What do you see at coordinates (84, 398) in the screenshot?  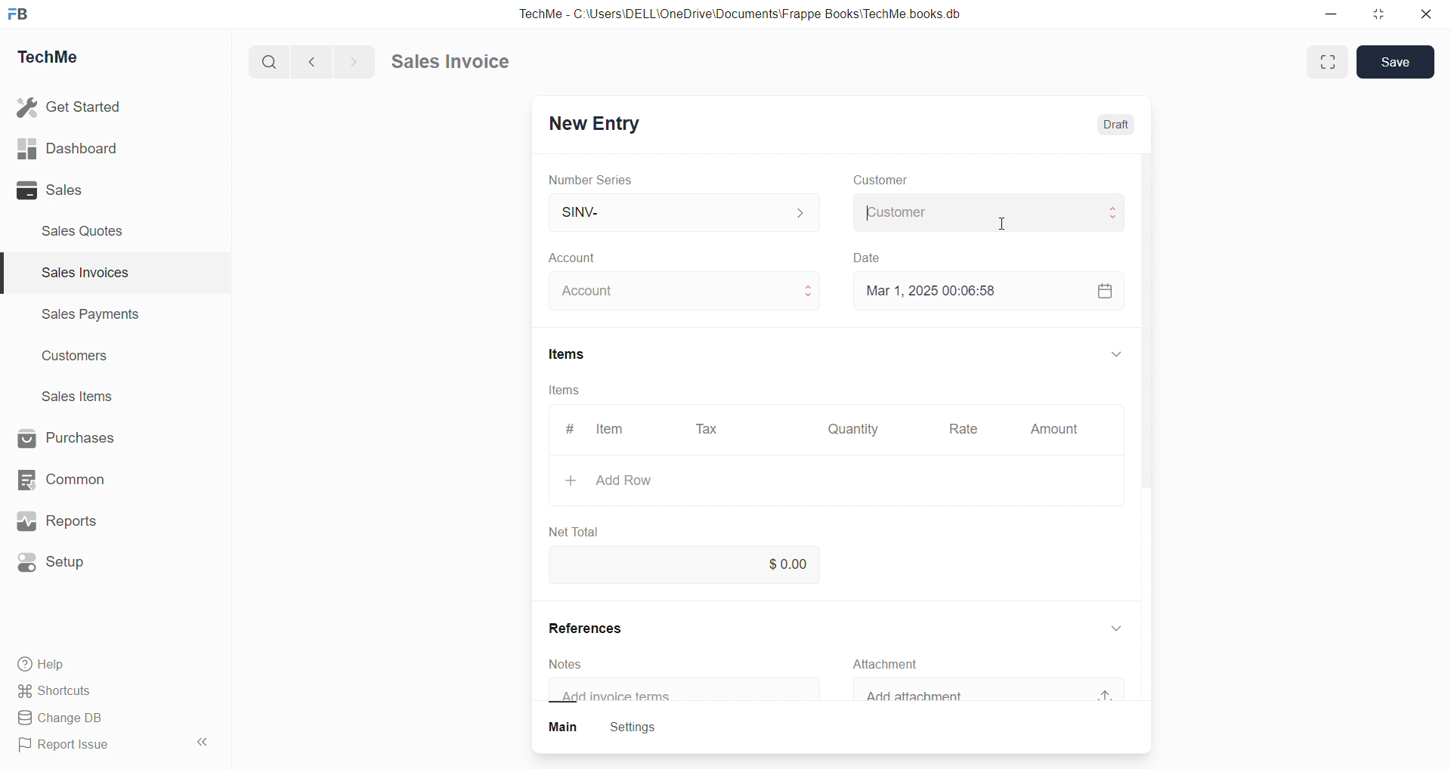 I see `Sales Items` at bounding box center [84, 398].